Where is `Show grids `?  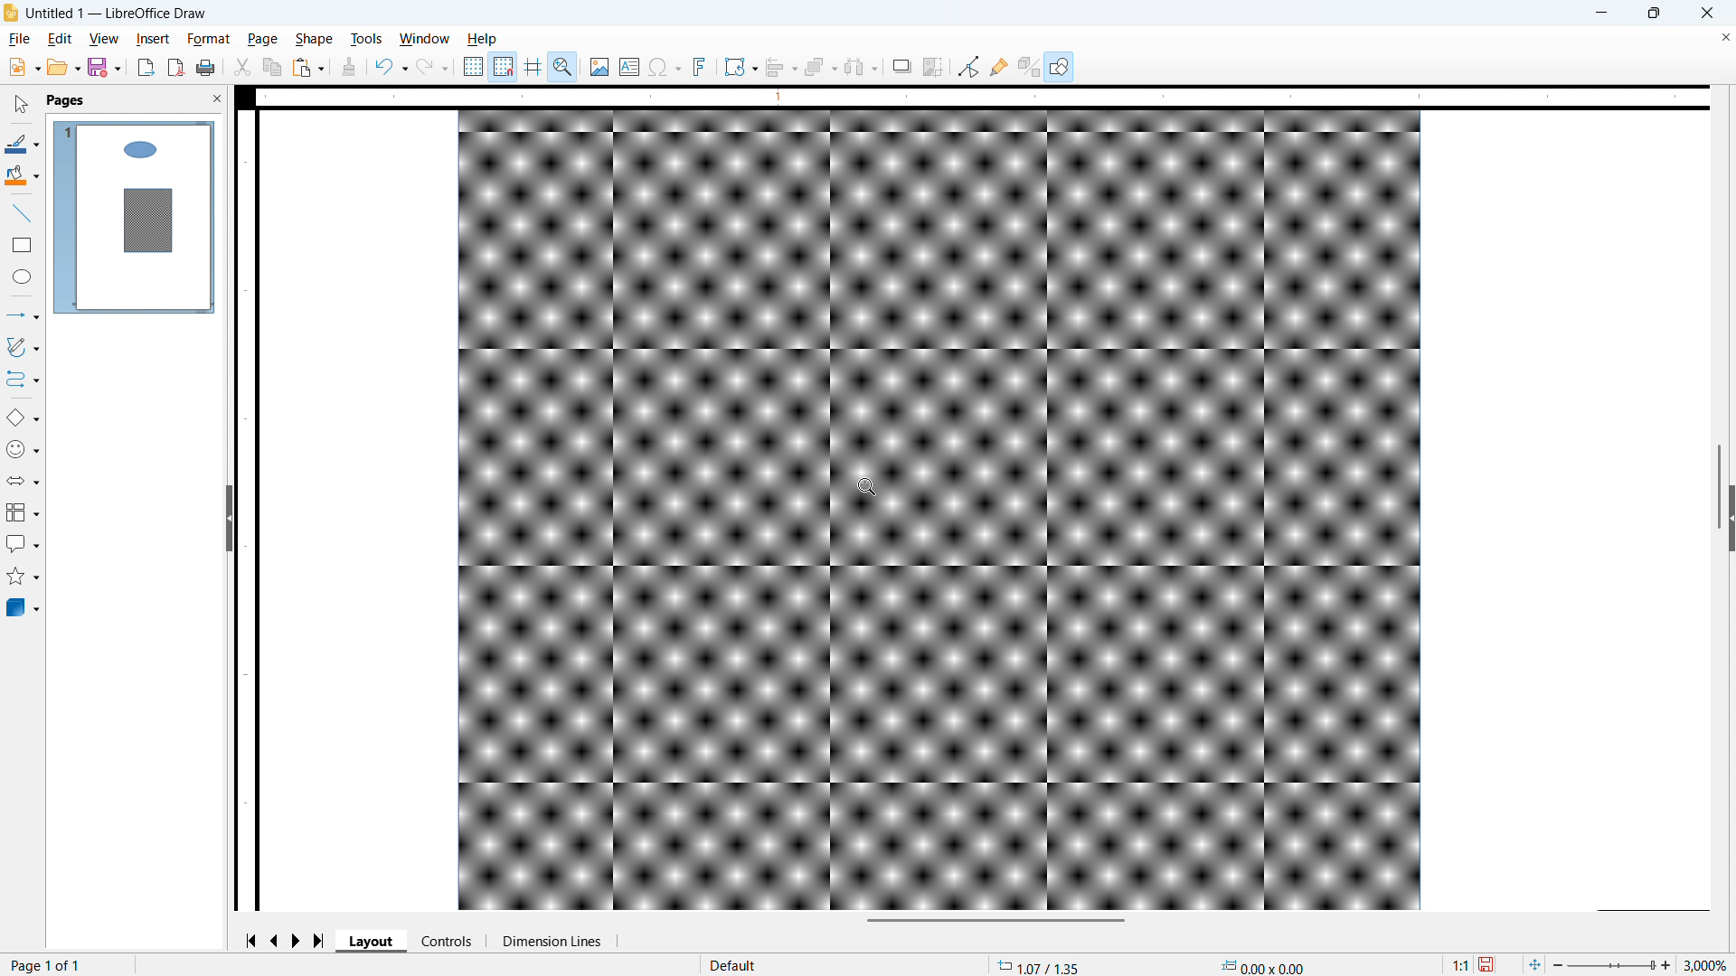
Show grids  is located at coordinates (473, 66).